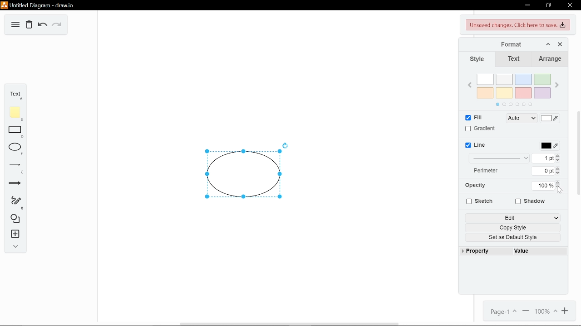 The height and width of the screenshot is (326, 581). Describe the element at coordinates (499, 43) in the screenshot. I see `Format` at that location.